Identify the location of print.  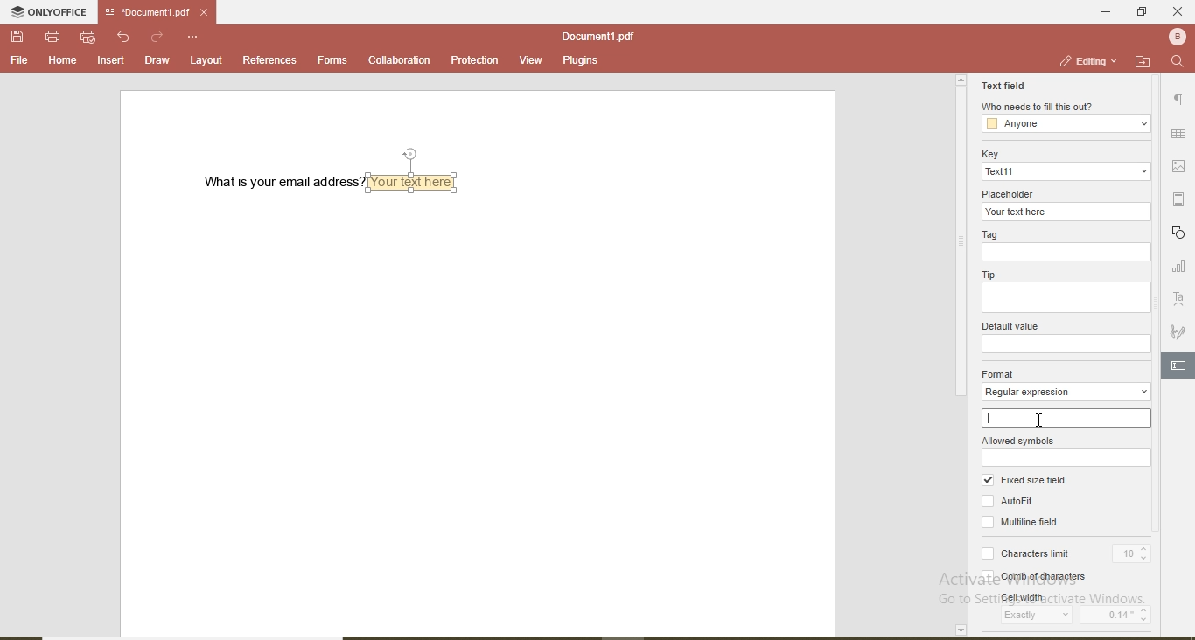
(52, 35).